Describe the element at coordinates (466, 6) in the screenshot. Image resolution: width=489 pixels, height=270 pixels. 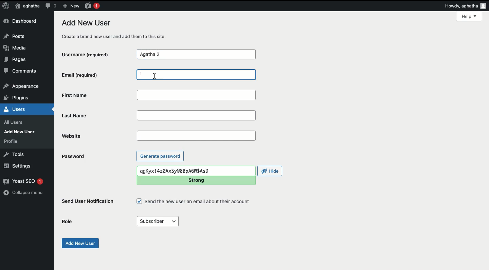
I see `Howdy, aghatha` at that location.